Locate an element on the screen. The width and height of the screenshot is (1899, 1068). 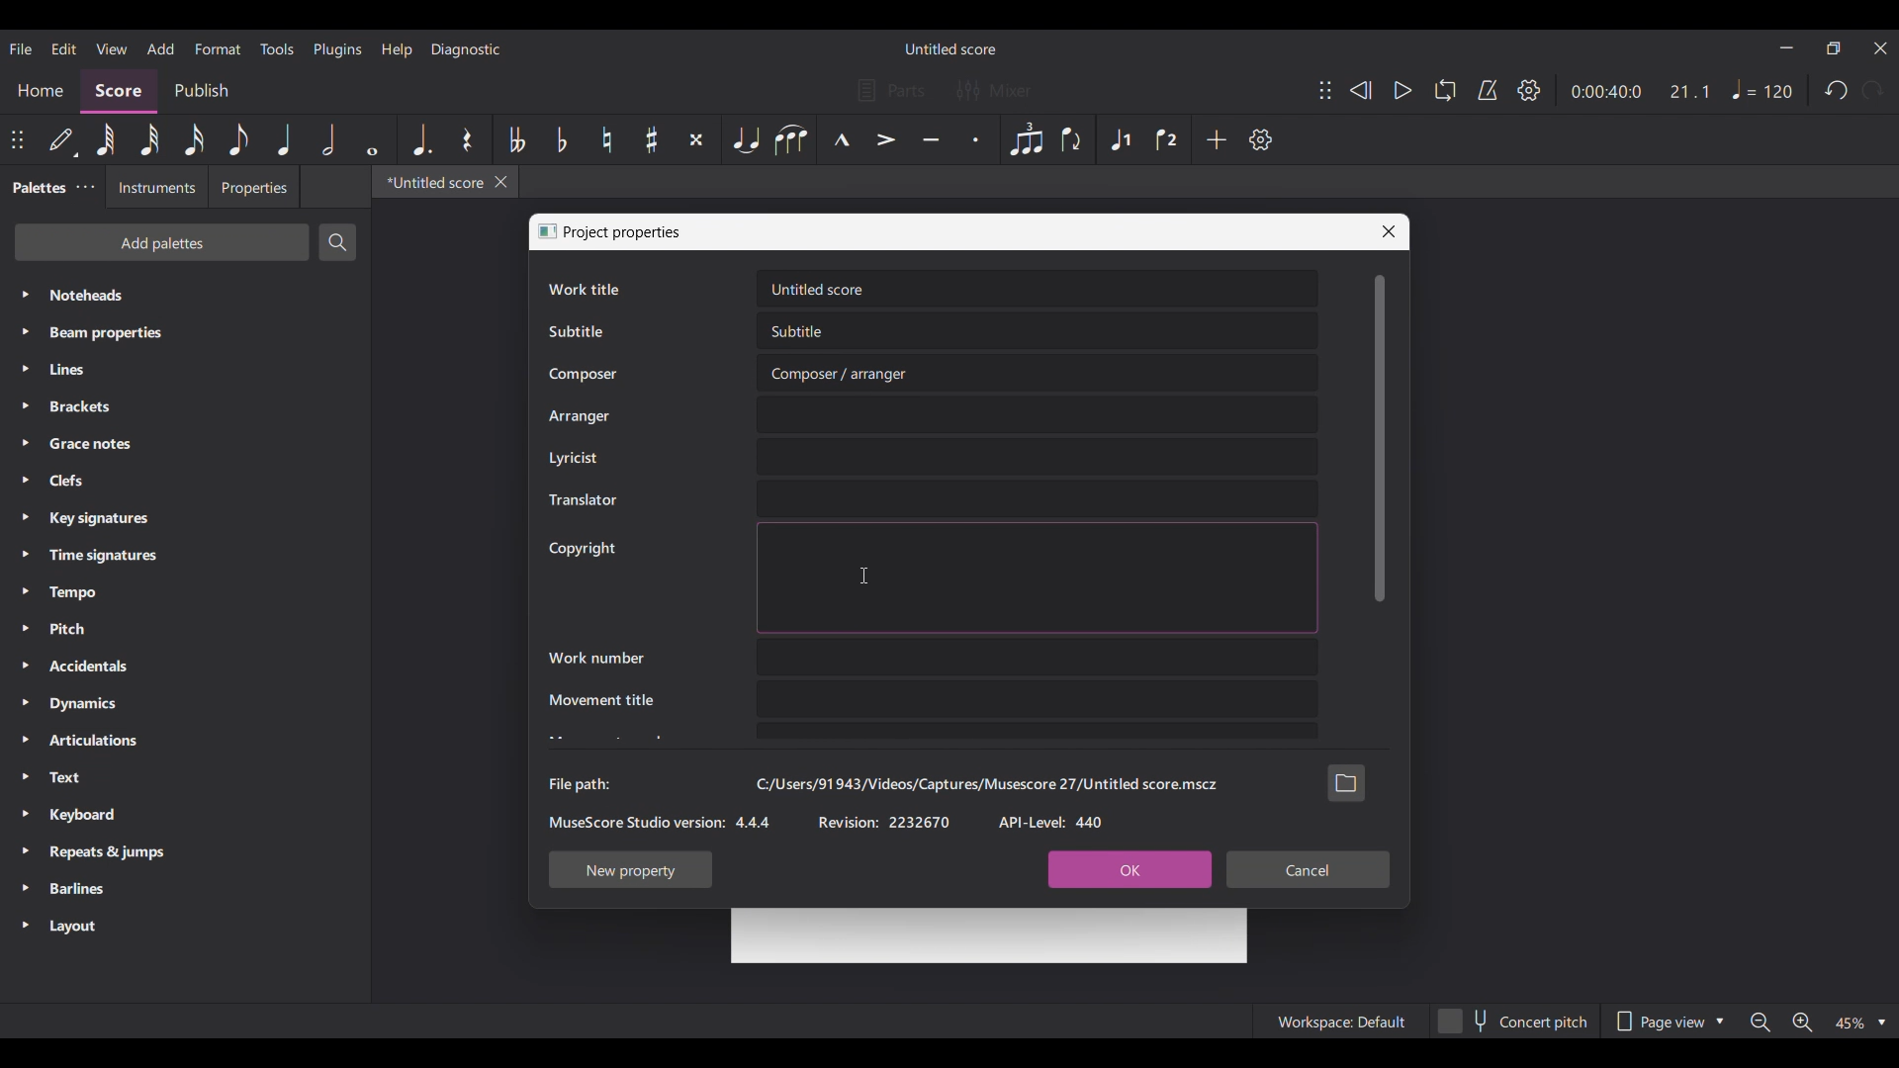
Text box for Copyright is located at coordinates (1038, 578).